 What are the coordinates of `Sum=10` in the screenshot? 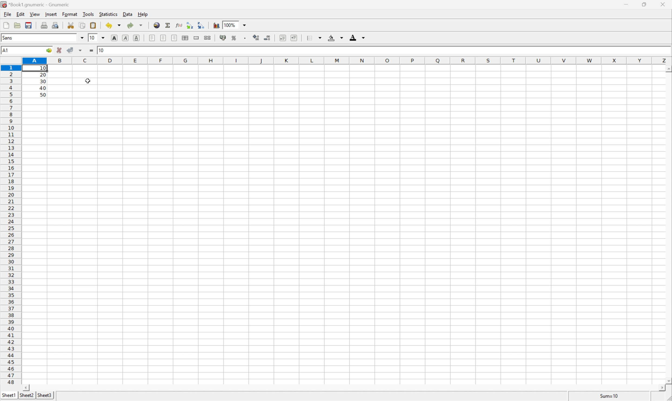 It's located at (606, 396).